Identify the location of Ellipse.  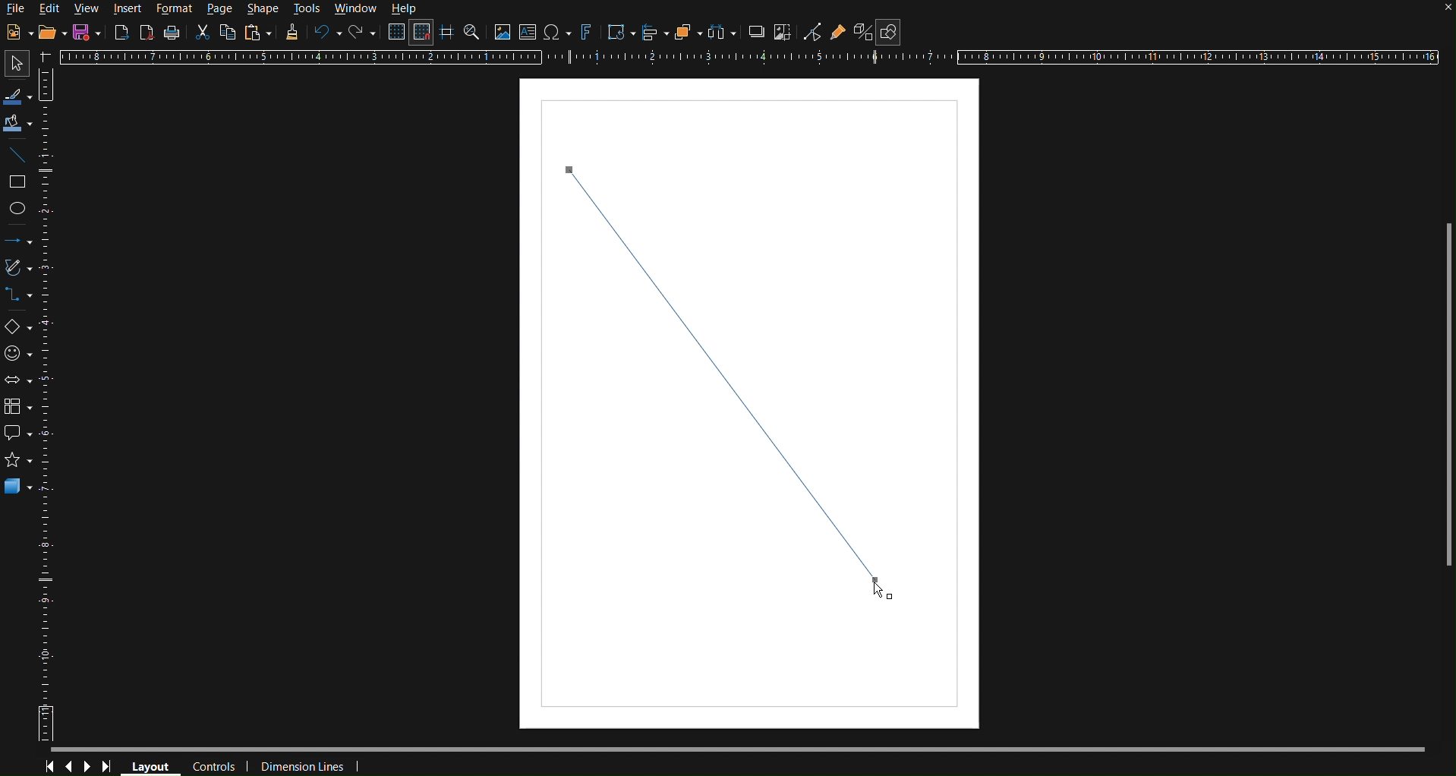
(18, 207).